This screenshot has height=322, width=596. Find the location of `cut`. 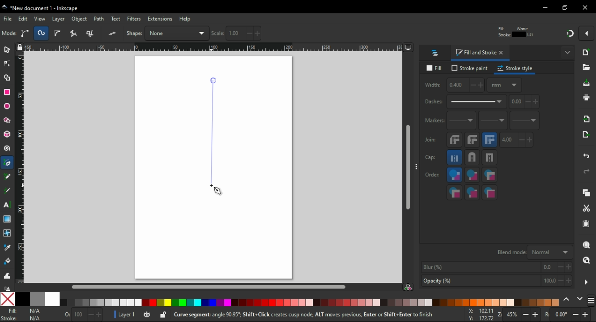

cut is located at coordinates (586, 209).